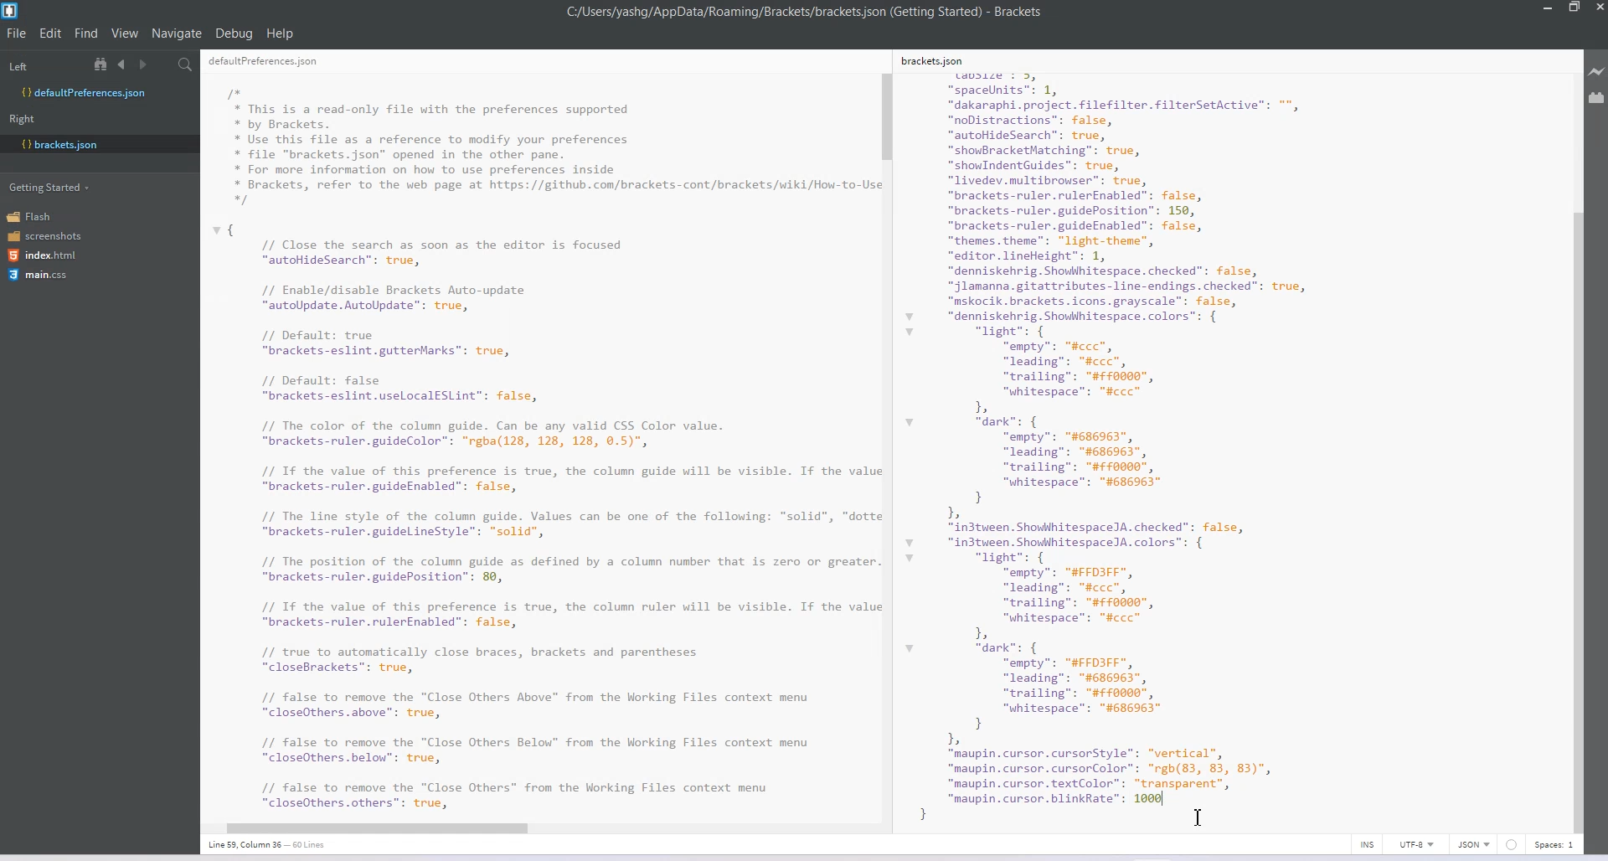  Describe the element at coordinates (51, 186) in the screenshot. I see `Getting Started` at that location.